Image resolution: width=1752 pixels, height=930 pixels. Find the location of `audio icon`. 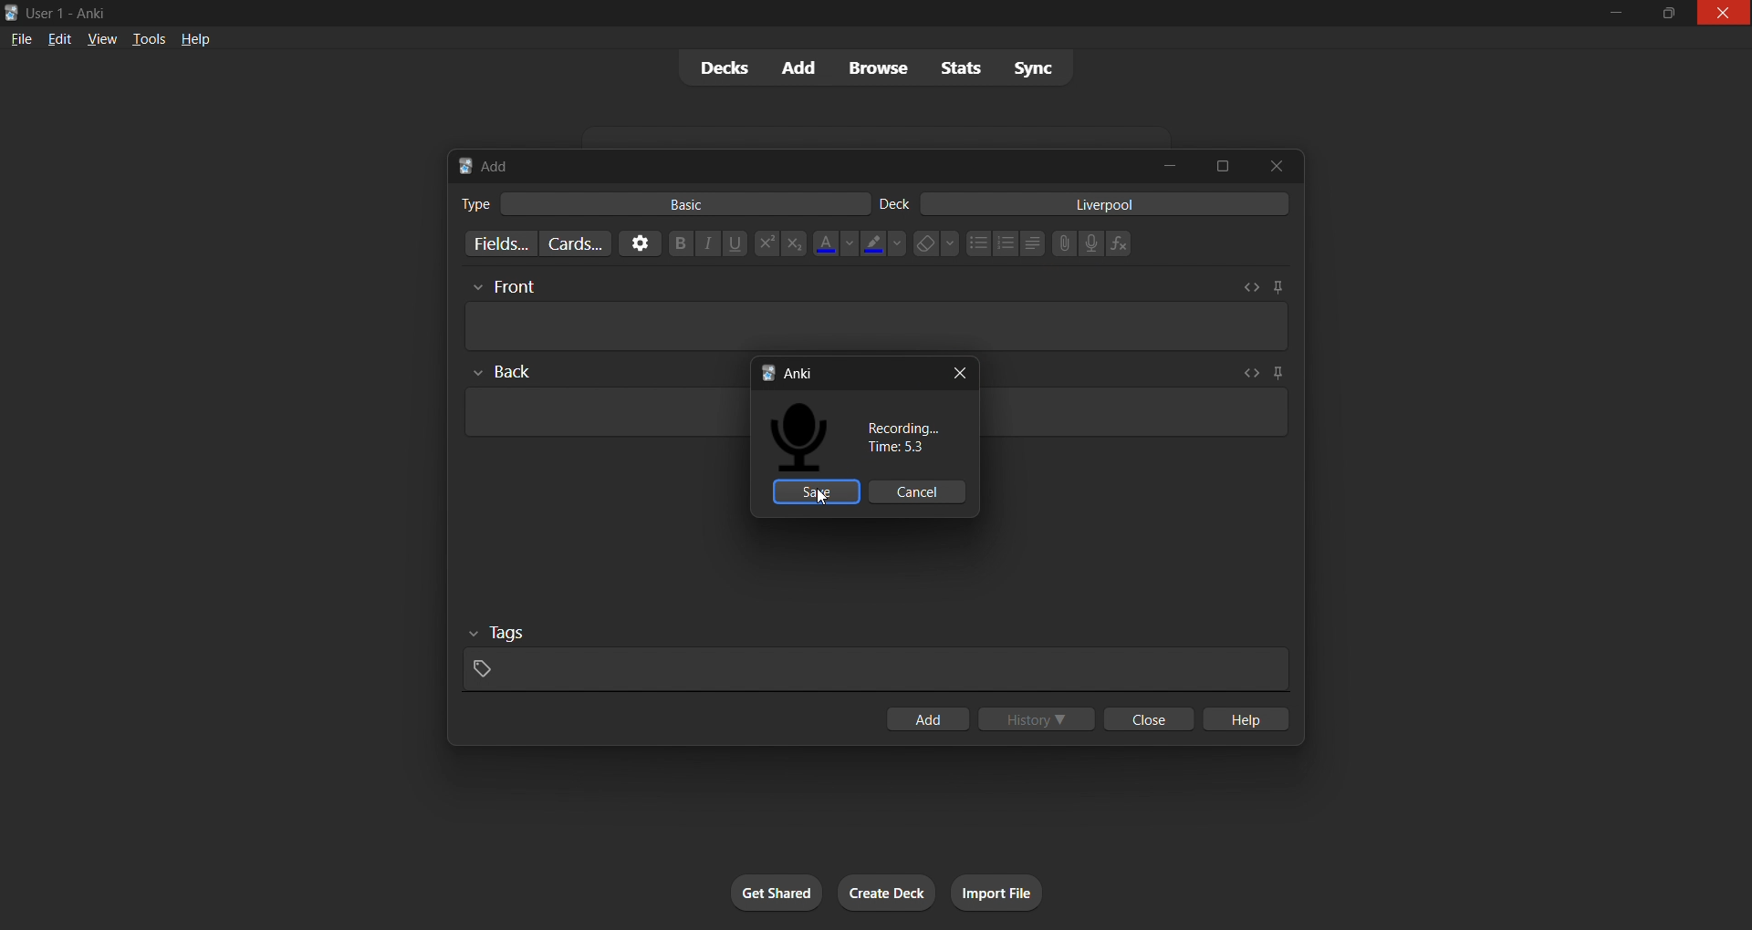

audio icon is located at coordinates (806, 437).